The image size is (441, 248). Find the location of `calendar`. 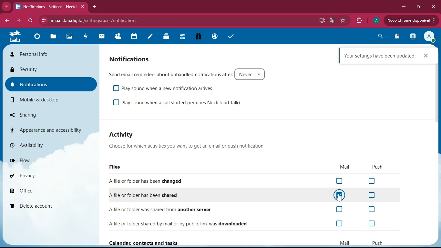

calendar is located at coordinates (133, 37).